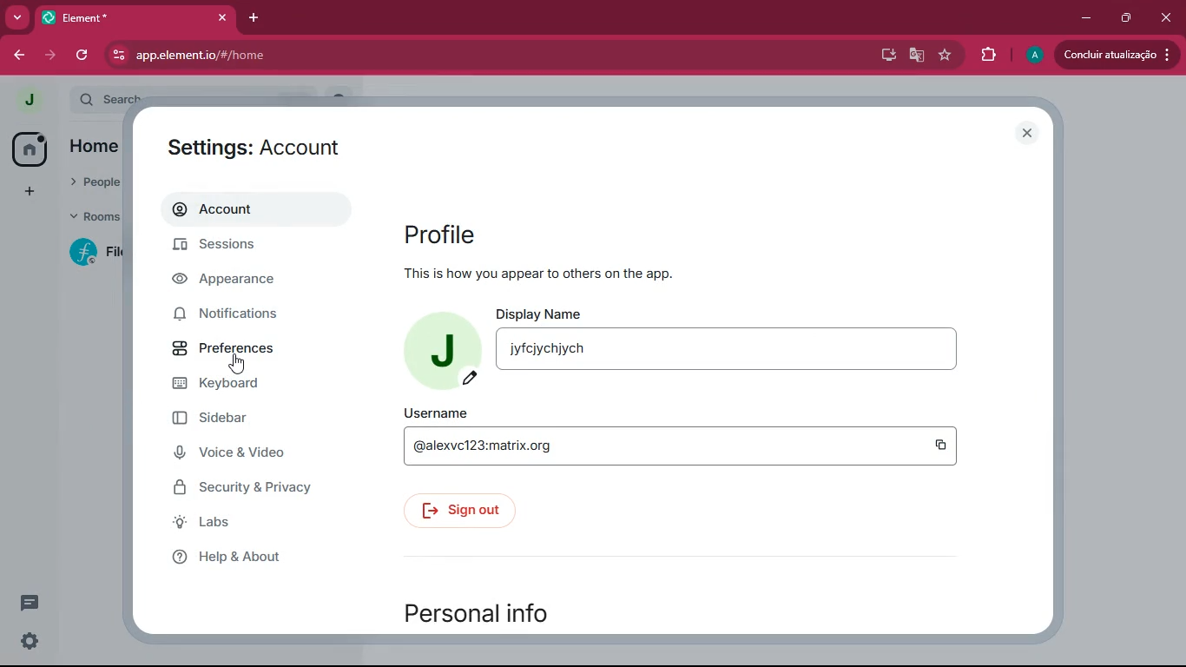  What do you see at coordinates (19, 56) in the screenshot?
I see `back` at bounding box center [19, 56].